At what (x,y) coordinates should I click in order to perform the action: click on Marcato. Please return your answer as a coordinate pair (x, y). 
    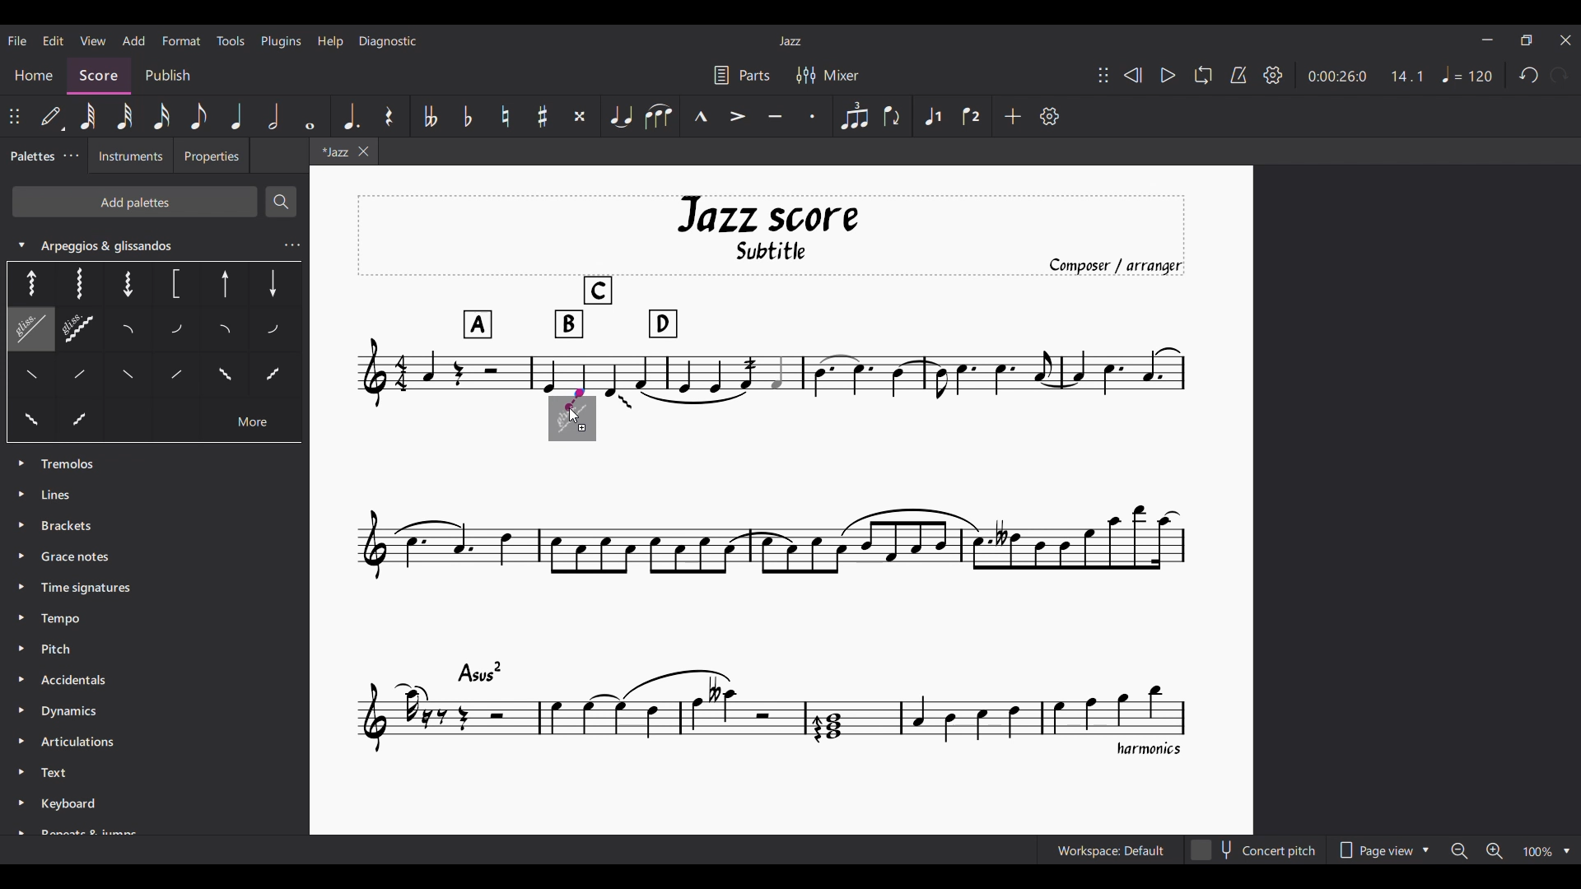
    Looking at the image, I should click on (700, 116).